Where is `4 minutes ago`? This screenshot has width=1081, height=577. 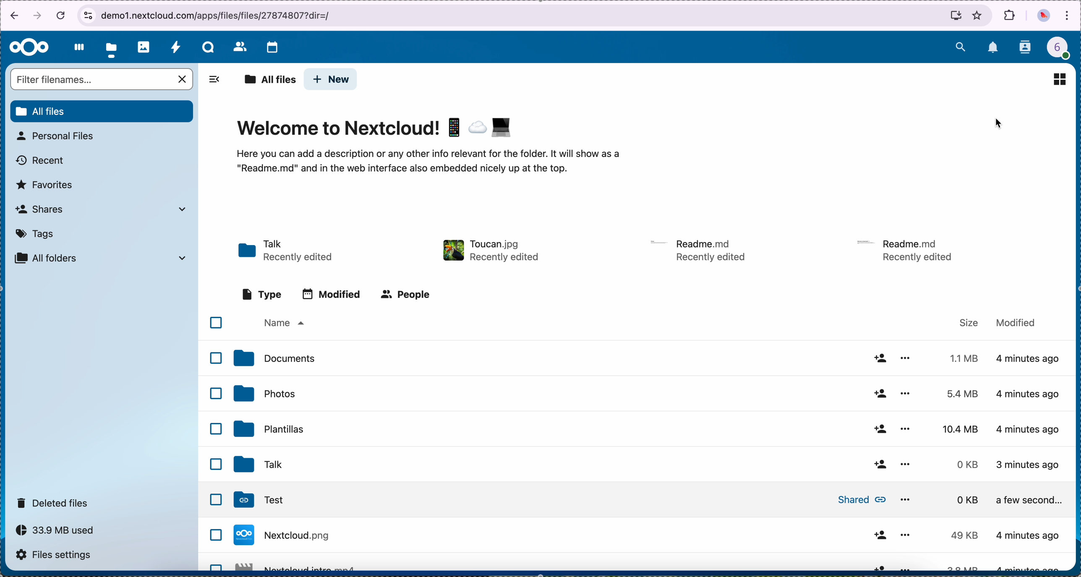
4 minutes ago is located at coordinates (1030, 464).